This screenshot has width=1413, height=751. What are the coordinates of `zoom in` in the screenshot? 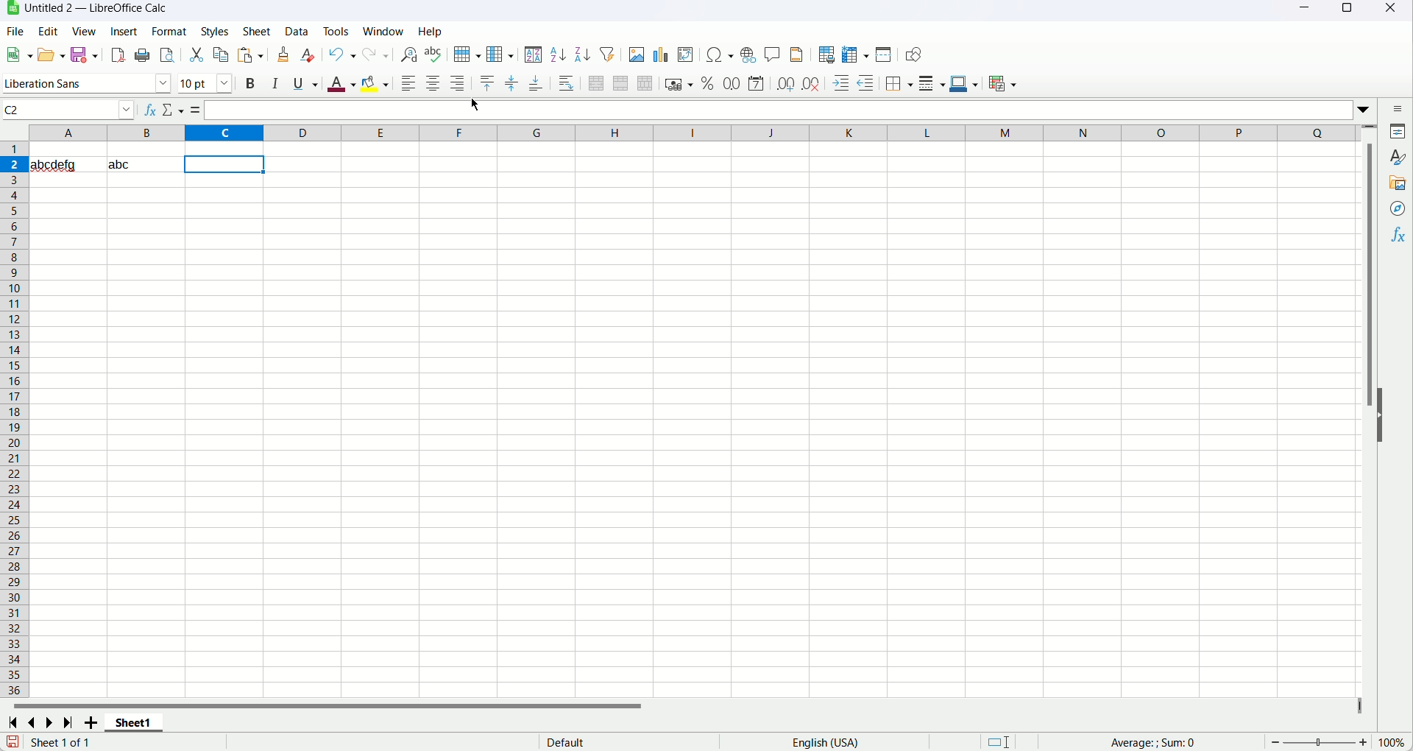 It's located at (1364, 742).